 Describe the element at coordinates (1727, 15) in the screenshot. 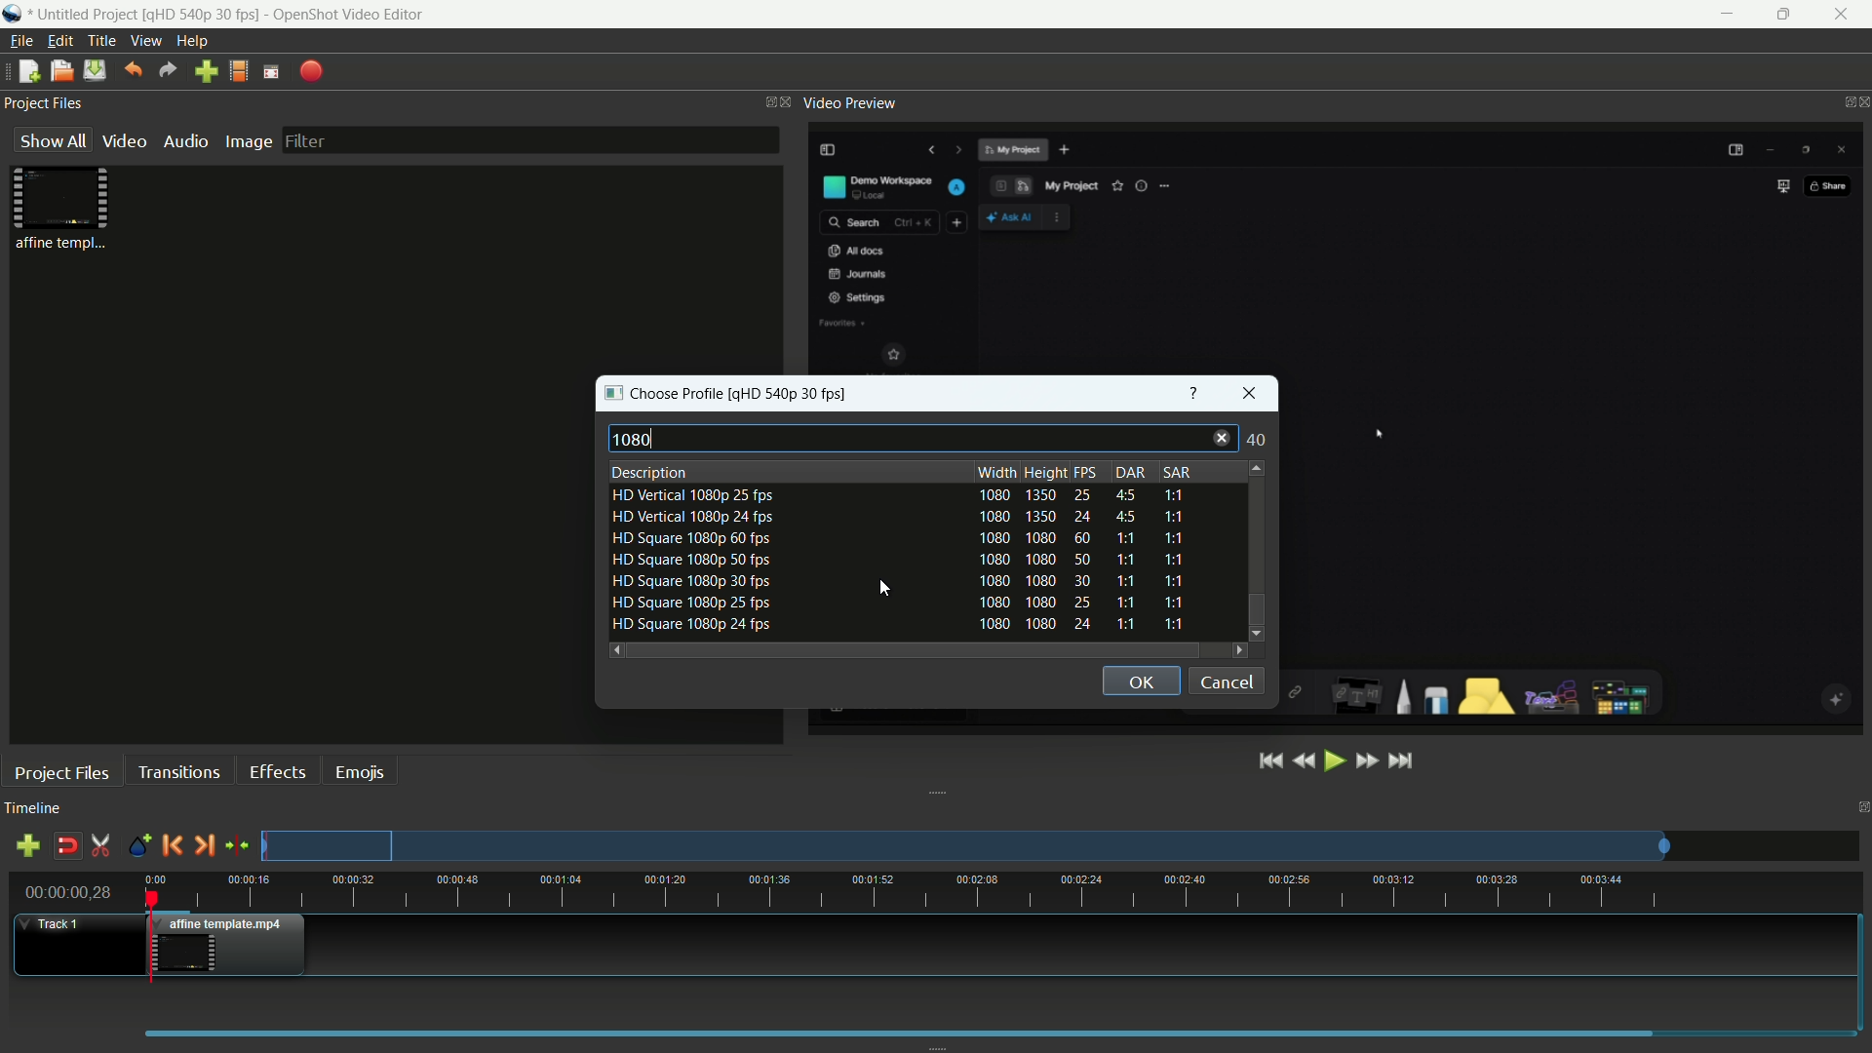

I see `minimize` at that location.